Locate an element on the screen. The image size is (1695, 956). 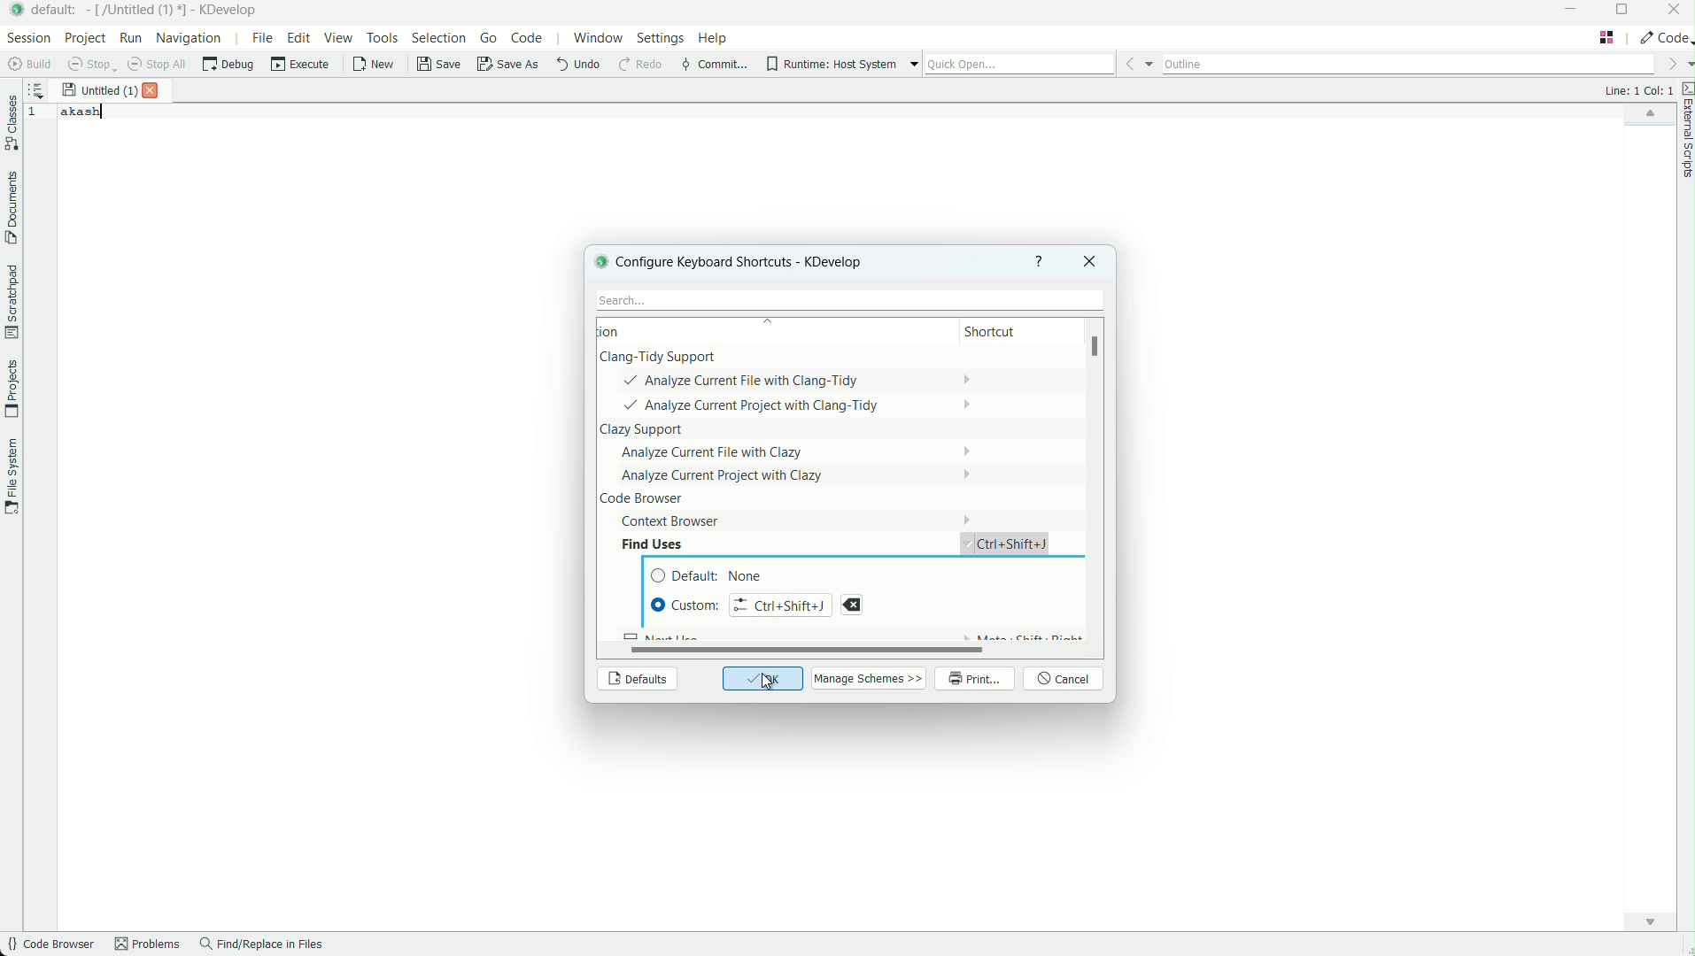
defaults is located at coordinates (636, 680).